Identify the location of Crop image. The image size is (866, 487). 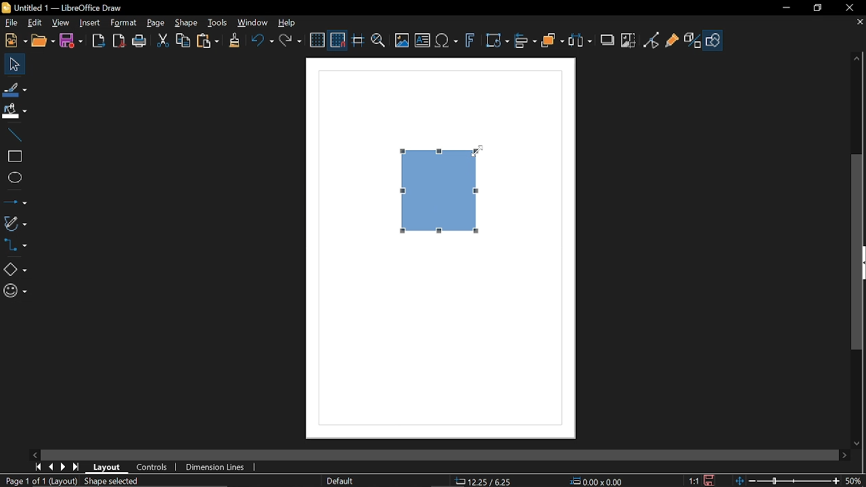
(629, 42).